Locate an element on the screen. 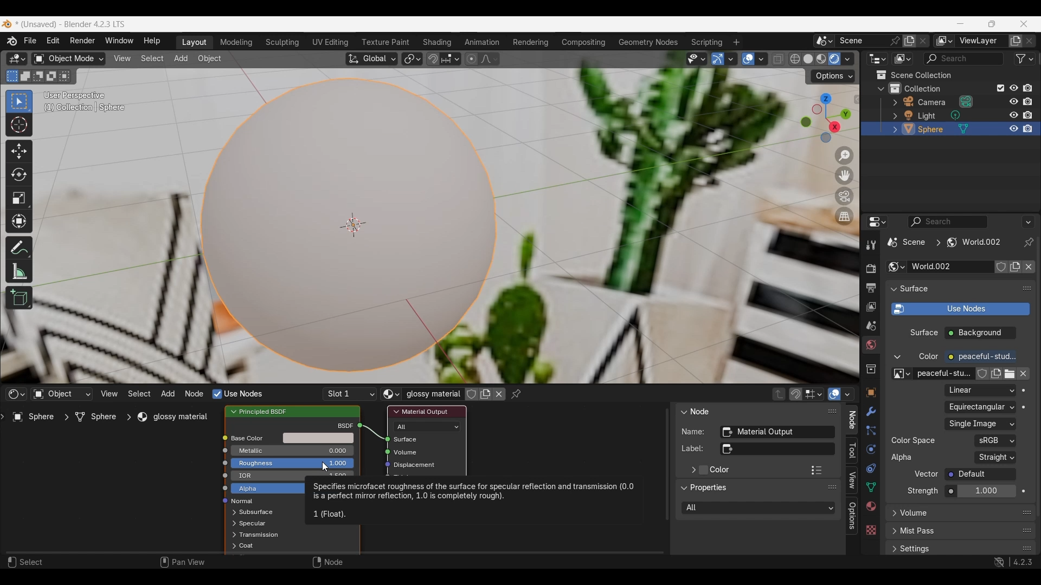 The width and height of the screenshot is (1041, 585). Set a new selection is located at coordinates (12, 76).